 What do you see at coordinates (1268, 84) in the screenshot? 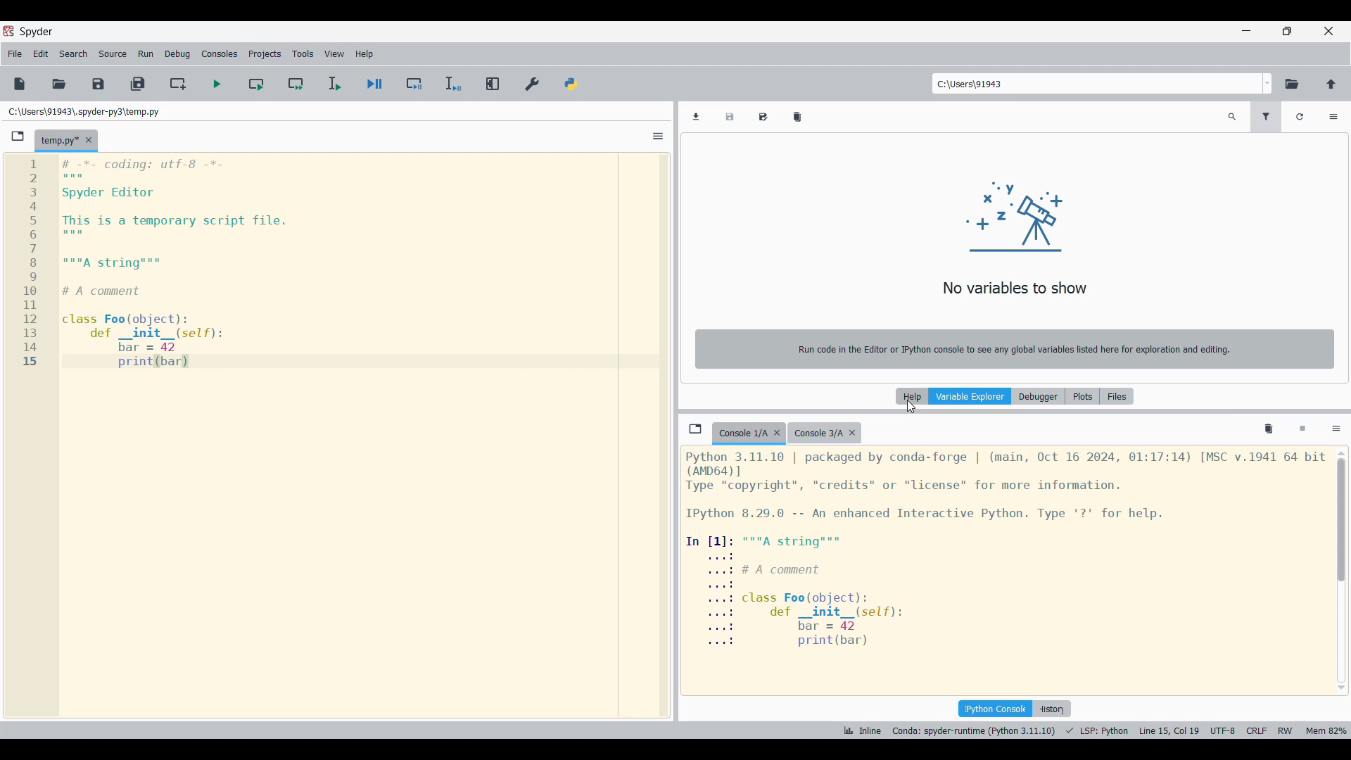
I see `Location options` at bounding box center [1268, 84].